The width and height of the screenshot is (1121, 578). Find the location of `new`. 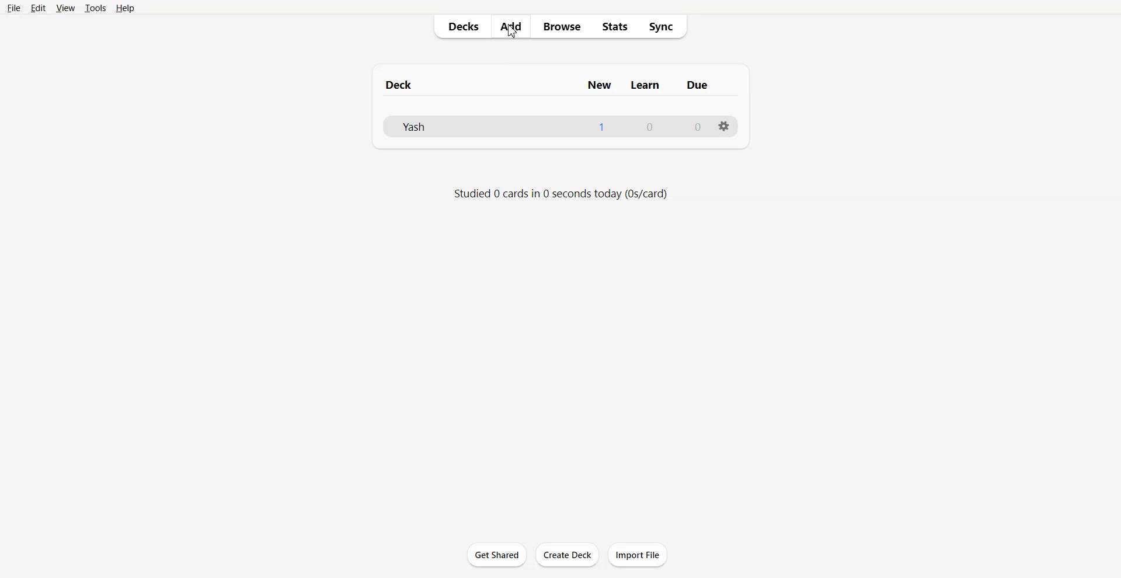

new is located at coordinates (599, 85).